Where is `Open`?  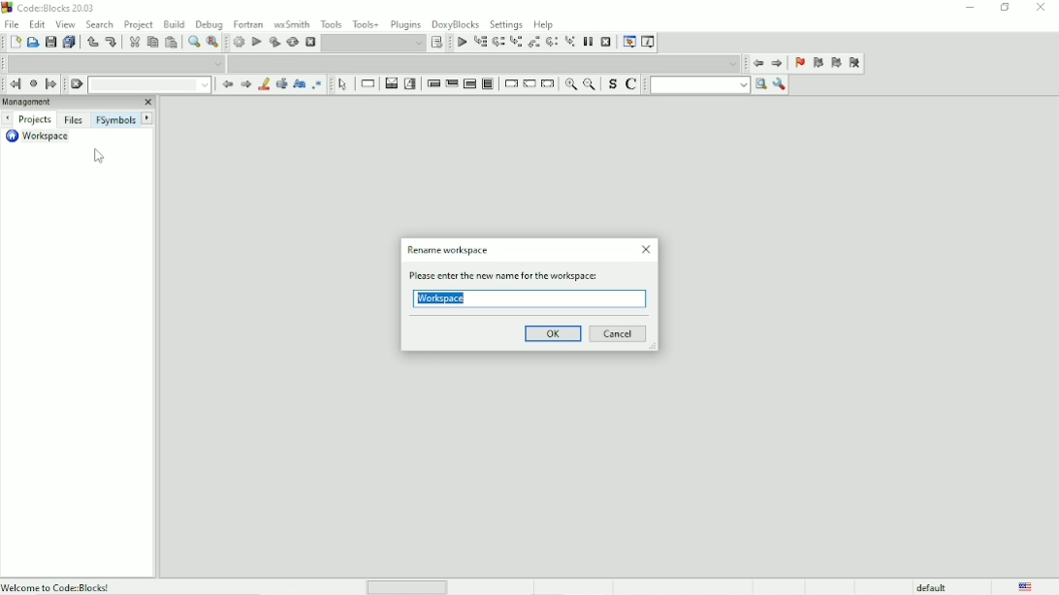 Open is located at coordinates (33, 43).